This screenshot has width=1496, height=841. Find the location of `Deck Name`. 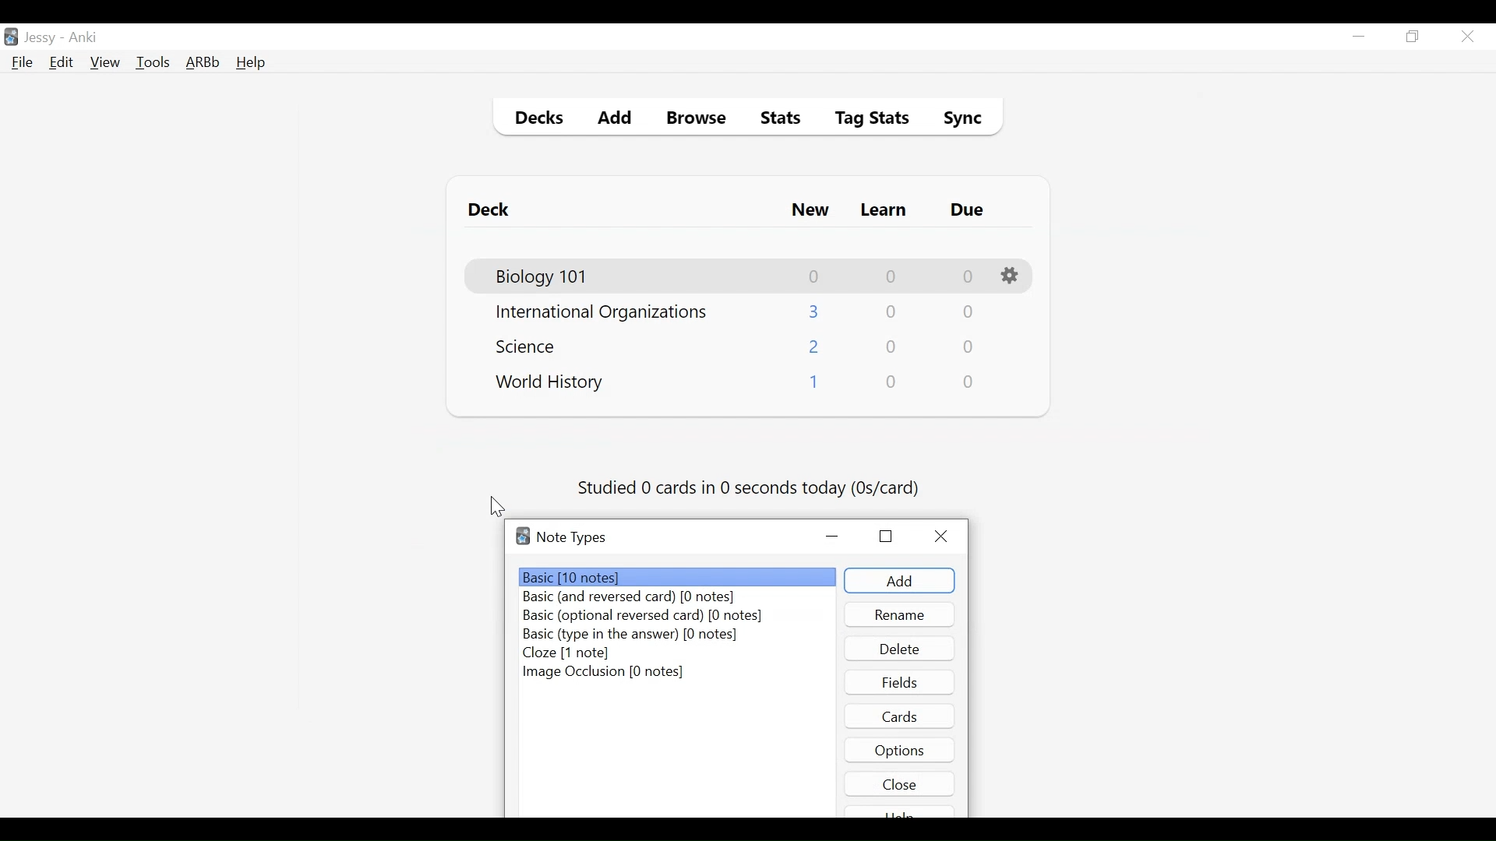

Deck Name is located at coordinates (550, 383).